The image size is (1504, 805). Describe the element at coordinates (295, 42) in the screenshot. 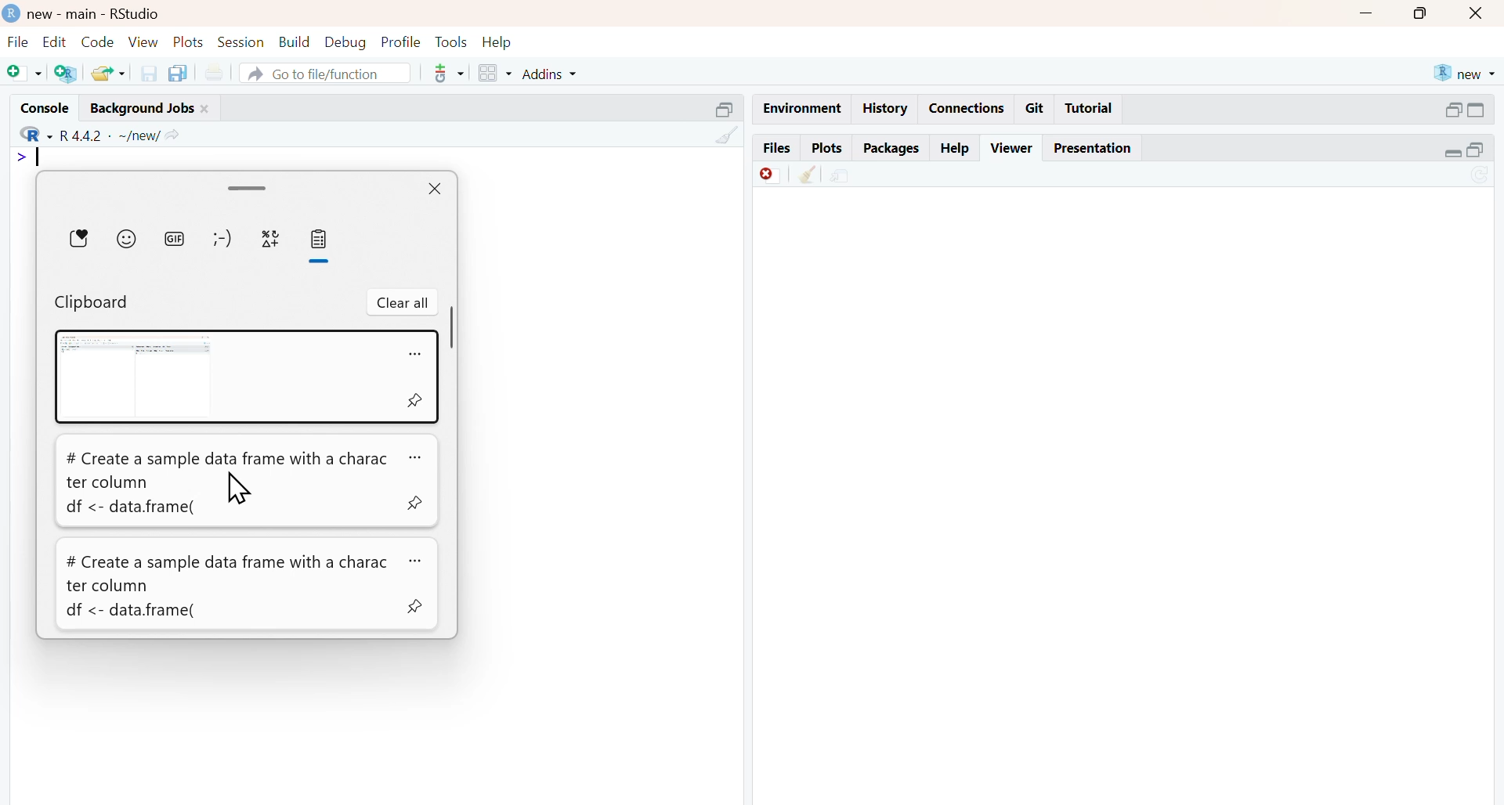

I see `build` at that location.